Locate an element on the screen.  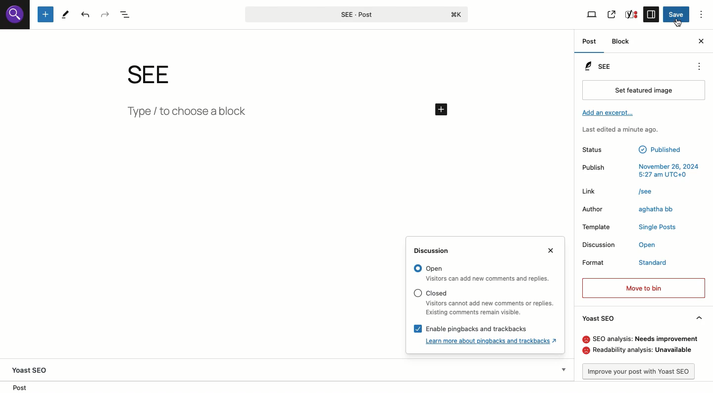
see options is located at coordinates (697, 65).